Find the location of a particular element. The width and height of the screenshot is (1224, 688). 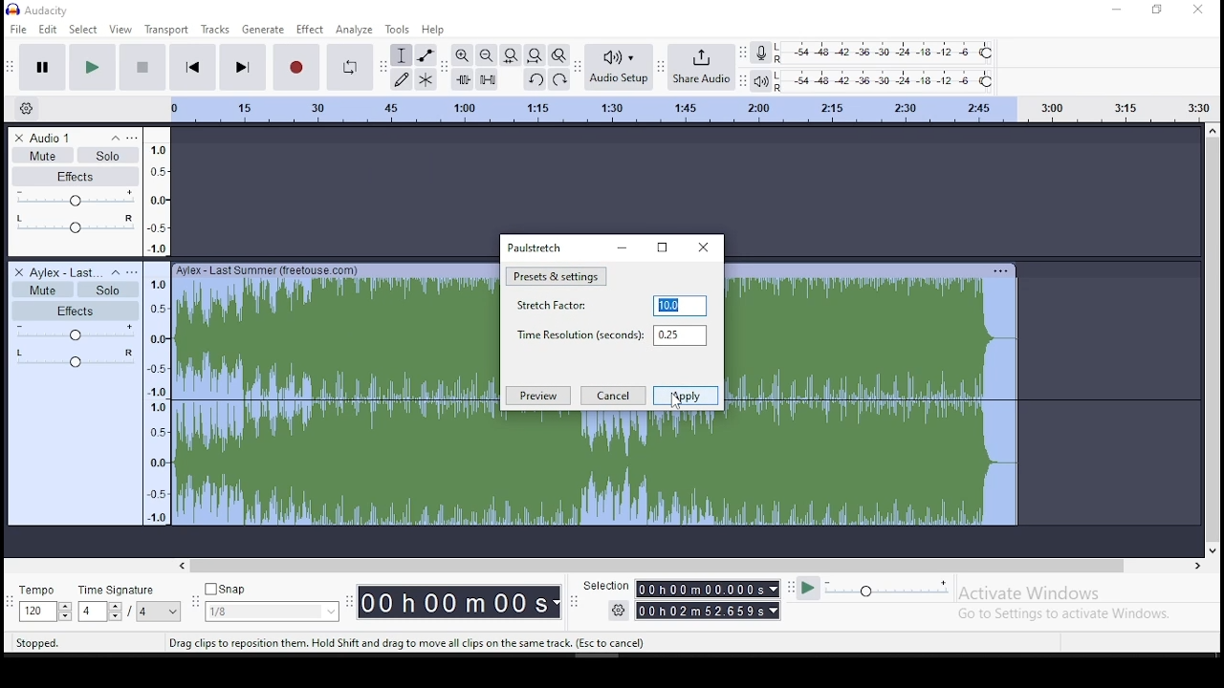

stop is located at coordinates (143, 67).